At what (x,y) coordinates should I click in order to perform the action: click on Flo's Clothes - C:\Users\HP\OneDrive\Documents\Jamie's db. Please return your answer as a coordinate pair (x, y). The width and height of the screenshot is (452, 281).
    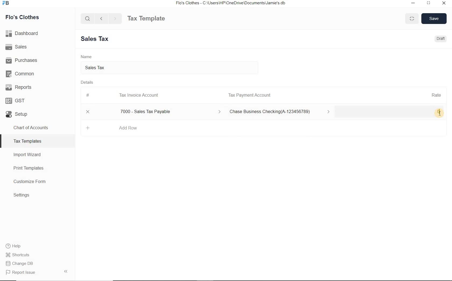
    Looking at the image, I should click on (230, 3).